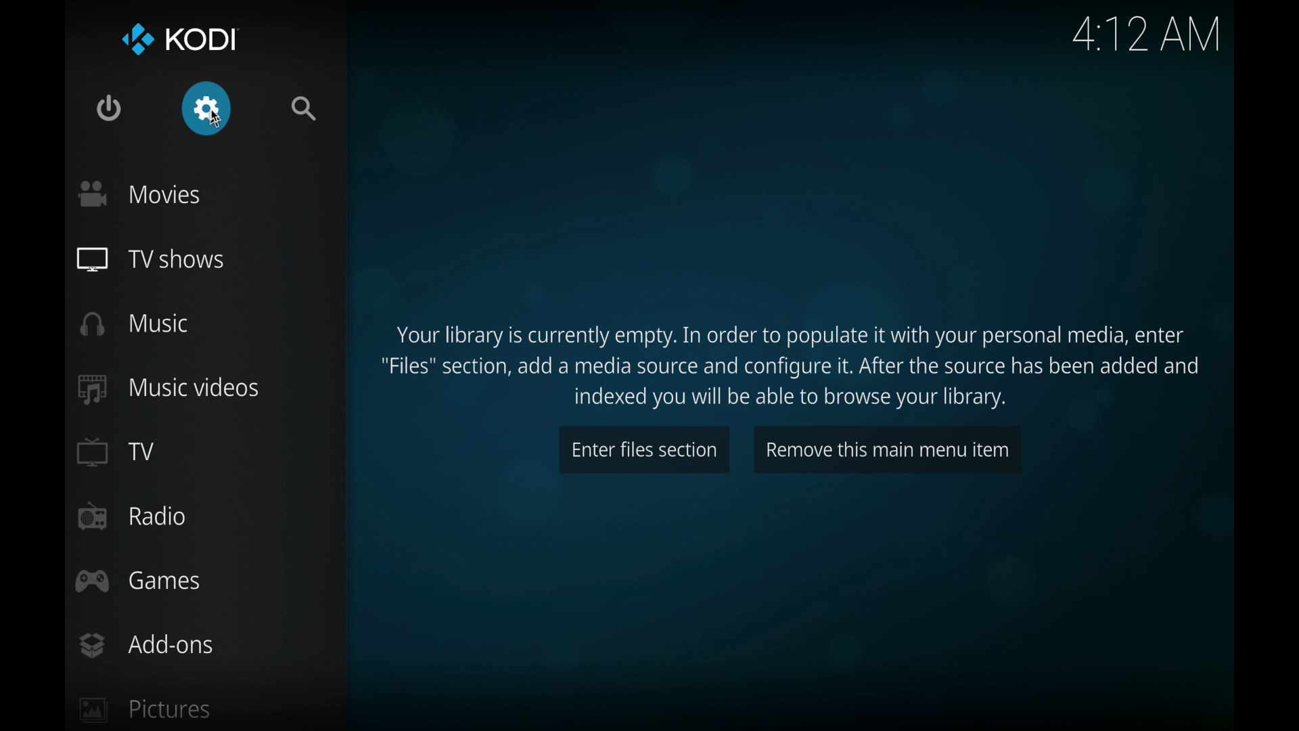 The image size is (1299, 731). I want to click on enter files section, so click(644, 449).